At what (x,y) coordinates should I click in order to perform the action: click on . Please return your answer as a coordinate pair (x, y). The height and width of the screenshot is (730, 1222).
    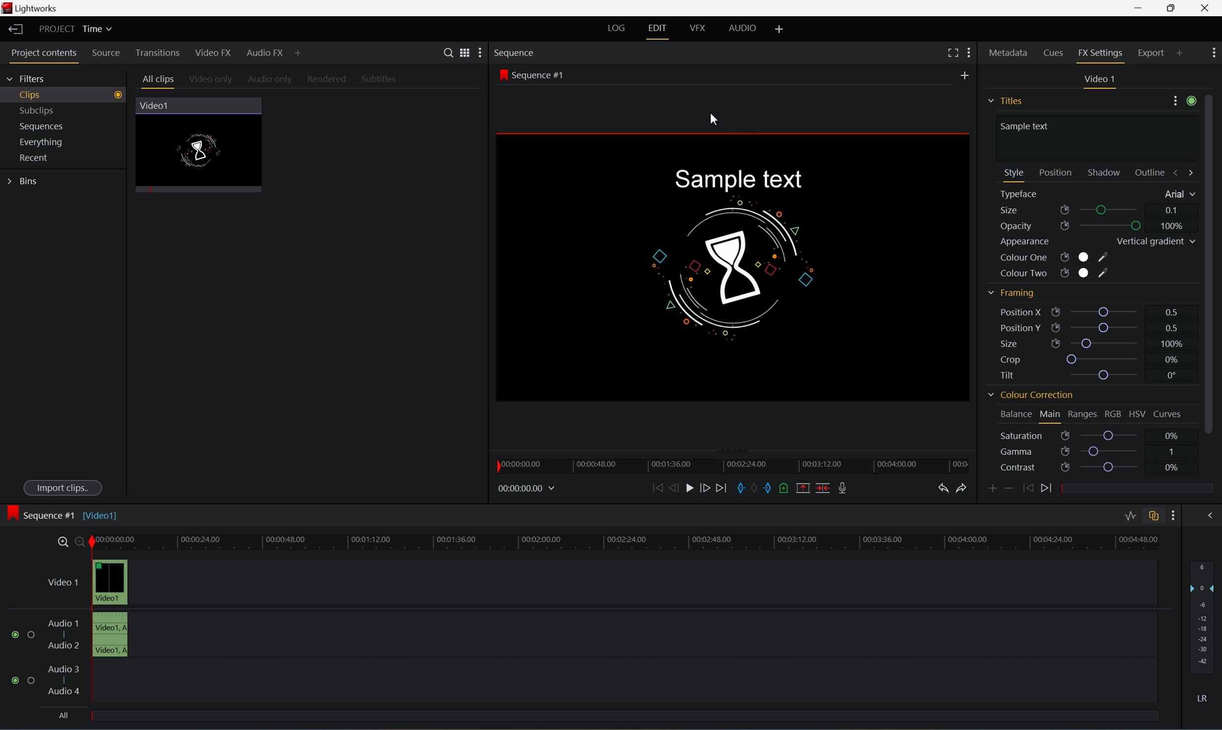
    Looking at the image, I should click on (36, 157).